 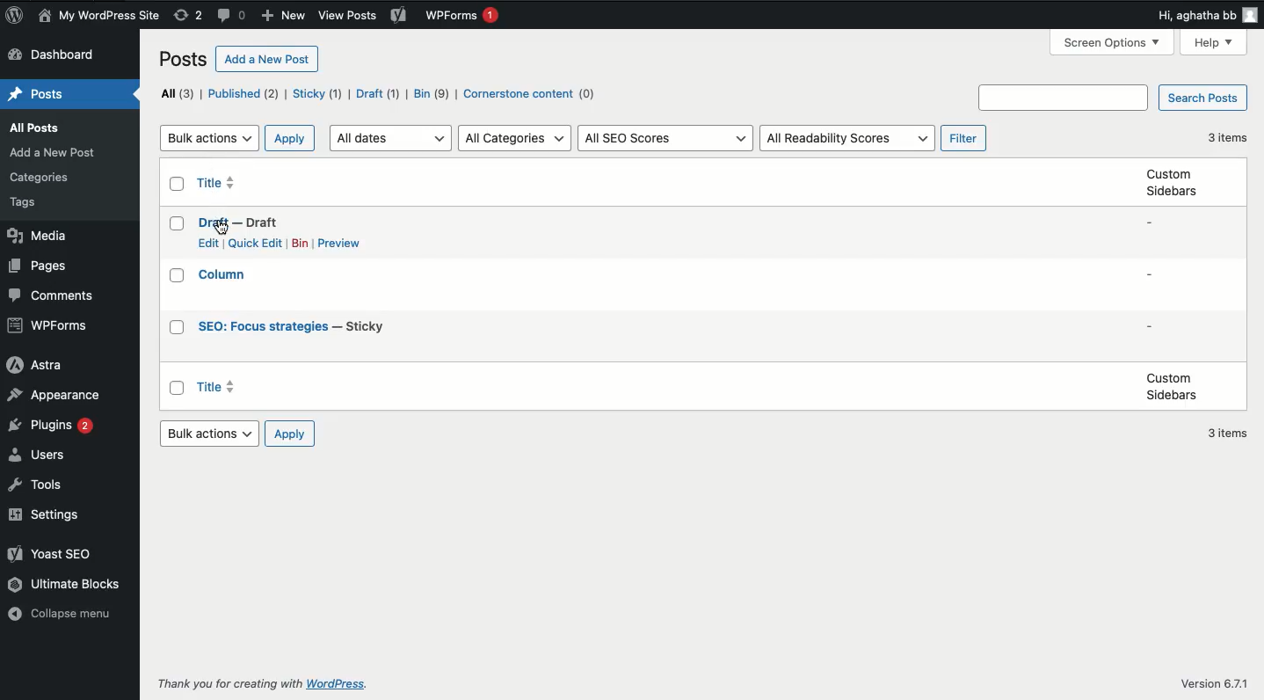 I want to click on Title, so click(x=295, y=326).